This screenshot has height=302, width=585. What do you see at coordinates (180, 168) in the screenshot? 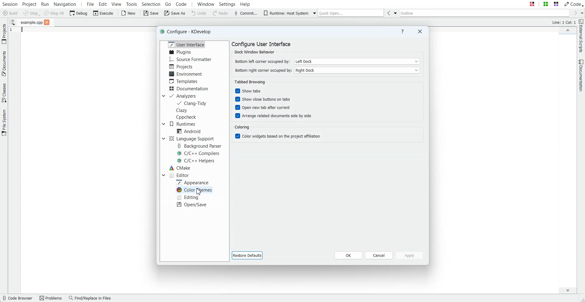
I see `CMake` at bounding box center [180, 168].